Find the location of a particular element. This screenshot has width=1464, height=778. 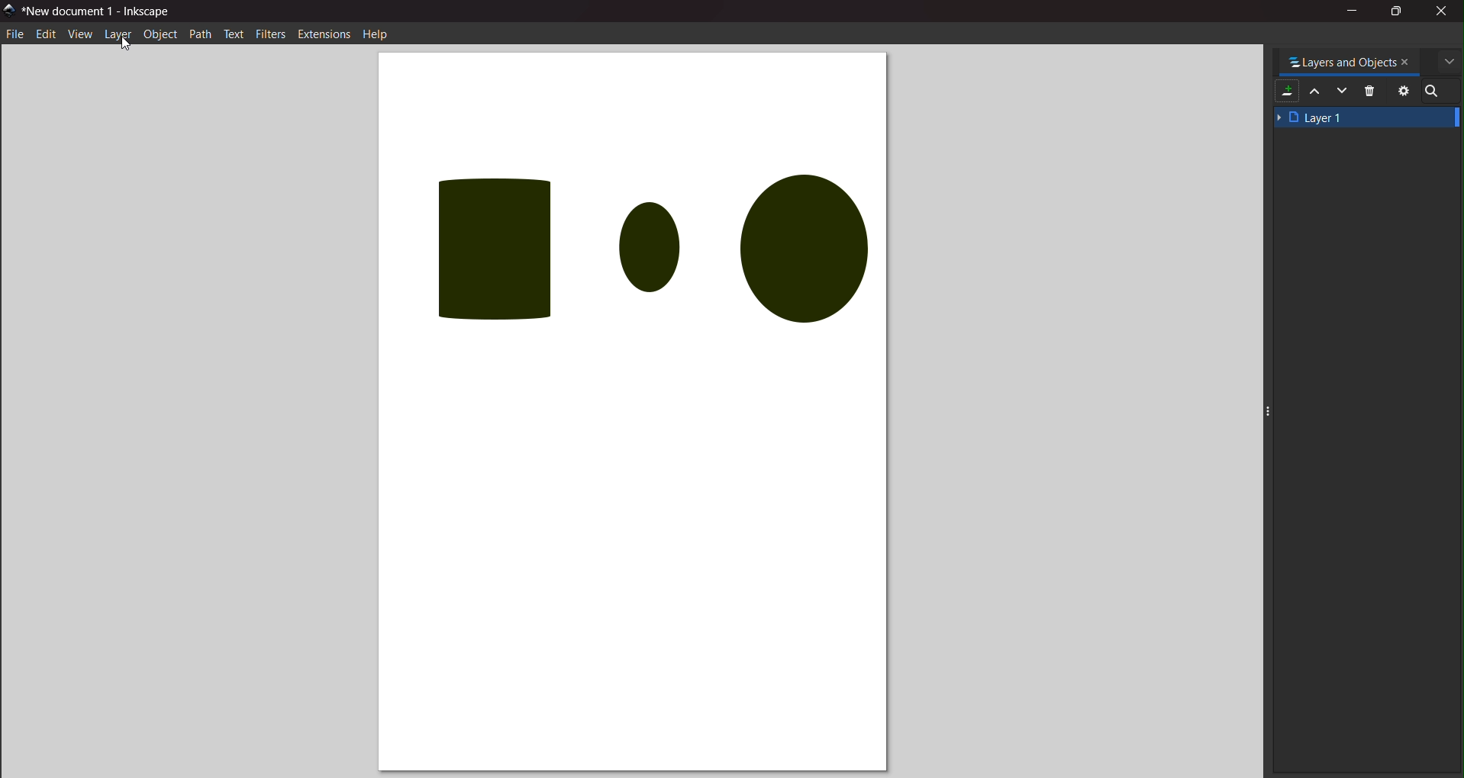

search is located at coordinates (1434, 91).